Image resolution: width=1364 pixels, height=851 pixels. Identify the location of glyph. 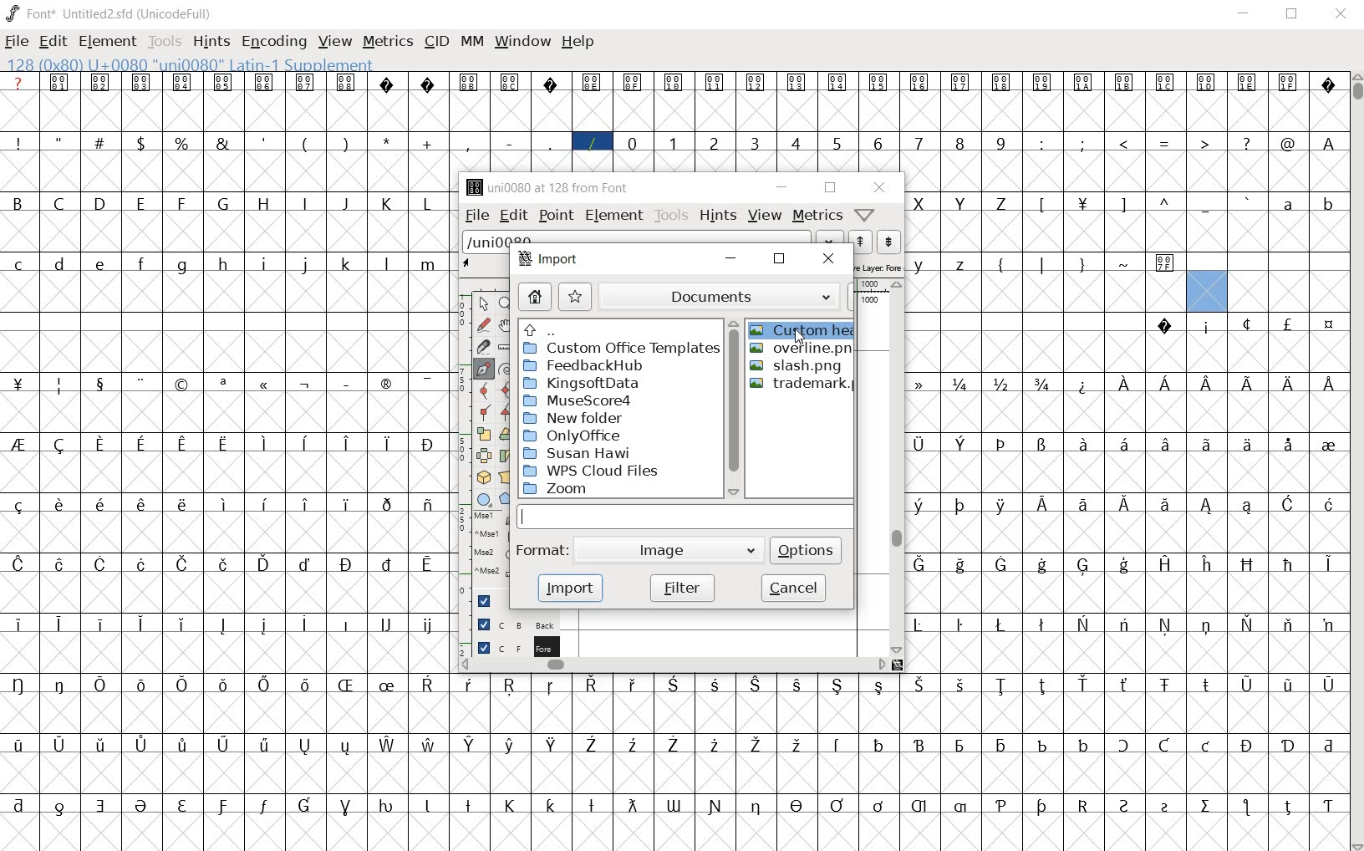
(140, 624).